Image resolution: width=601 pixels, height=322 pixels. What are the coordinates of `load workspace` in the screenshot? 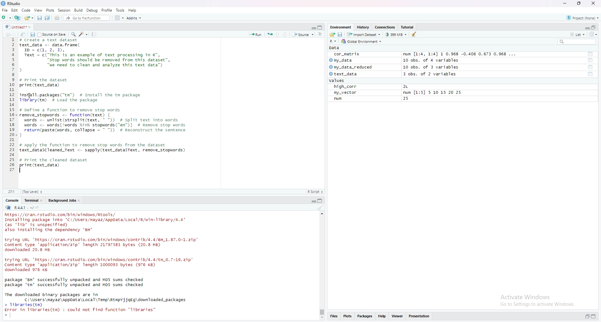 It's located at (331, 35).